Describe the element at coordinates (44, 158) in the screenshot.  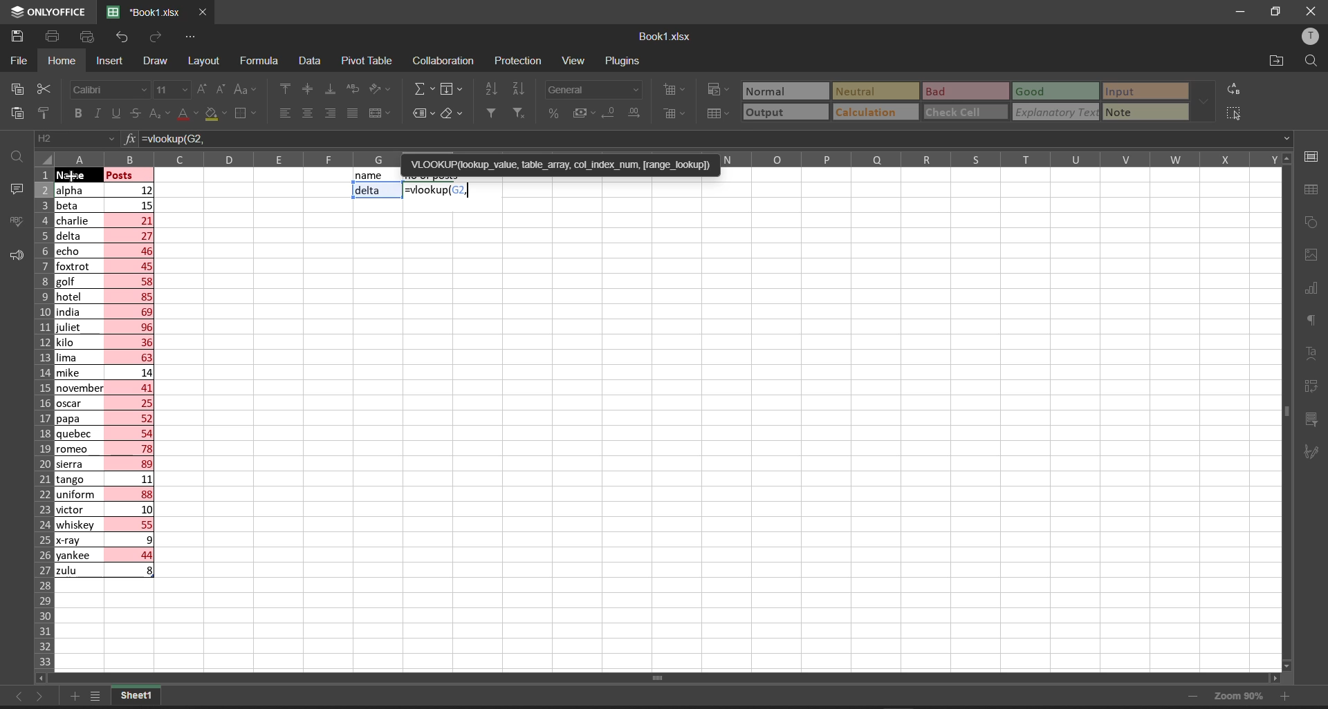
I see `select all` at that location.